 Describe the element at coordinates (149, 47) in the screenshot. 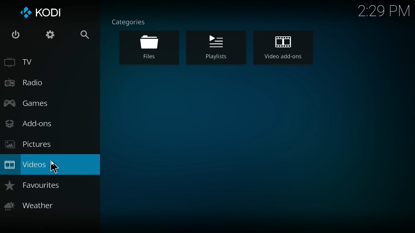

I see `files` at that location.